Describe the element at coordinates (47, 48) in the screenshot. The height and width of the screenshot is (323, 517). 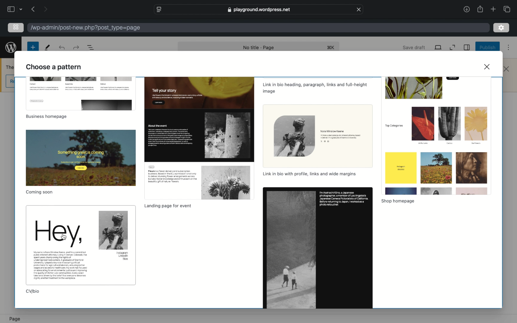
I see `tools` at that location.